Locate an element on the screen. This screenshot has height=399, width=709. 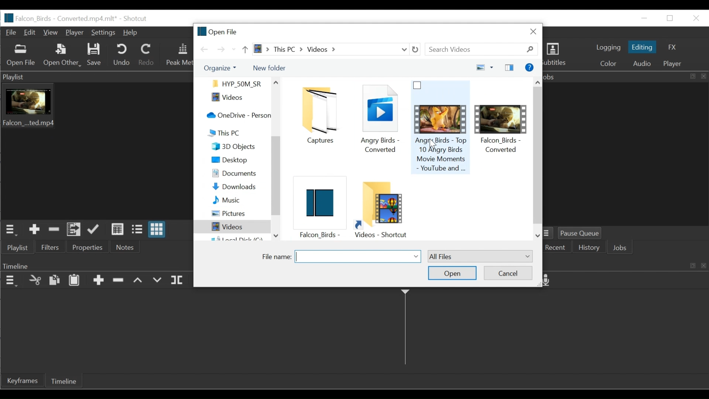
Jobs Panel is located at coordinates (628, 154).